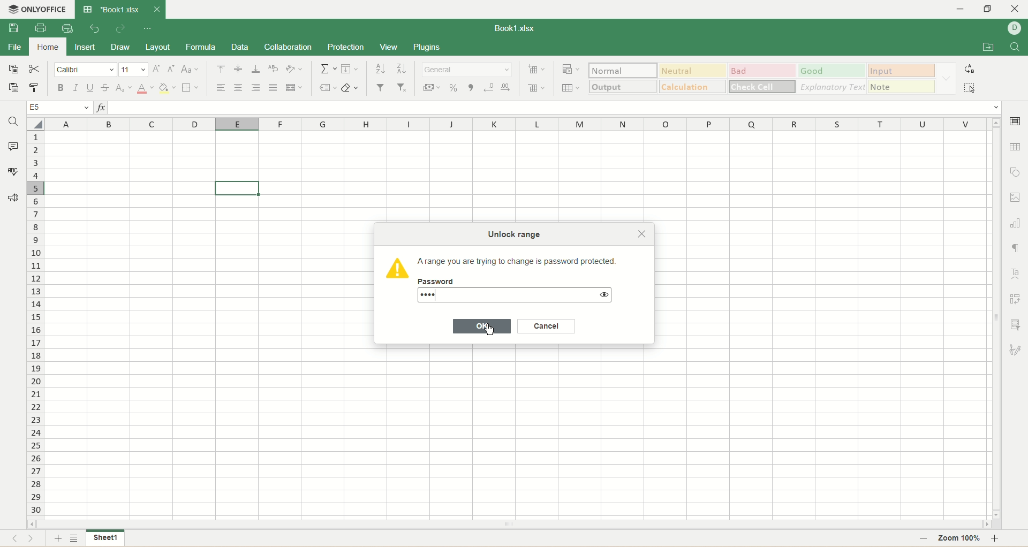  What do you see at coordinates (99, 107) in the screenshot?
I see `insert function` at bounding box center [99, 107].